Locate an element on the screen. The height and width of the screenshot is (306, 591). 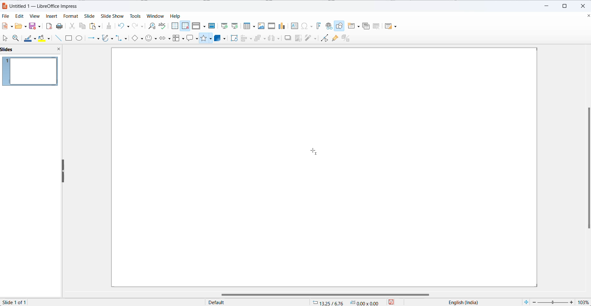
minimize is located at coordinates (544, 6).